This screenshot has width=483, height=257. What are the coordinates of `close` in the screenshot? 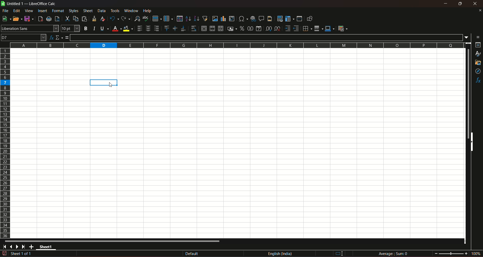 It's located at (480, 10).